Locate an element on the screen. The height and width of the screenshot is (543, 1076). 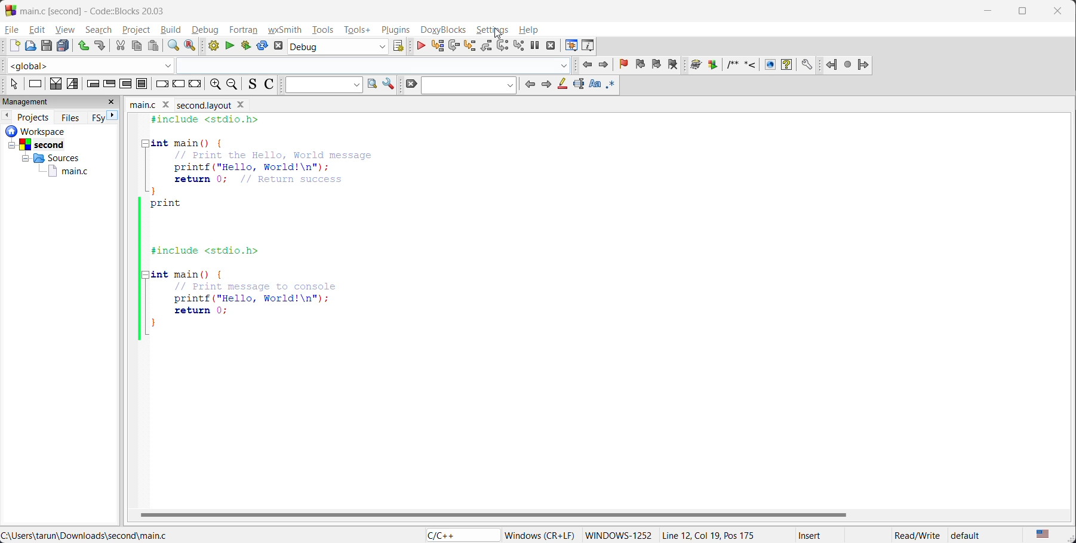
next instruction is located at coordinates (505, 45).